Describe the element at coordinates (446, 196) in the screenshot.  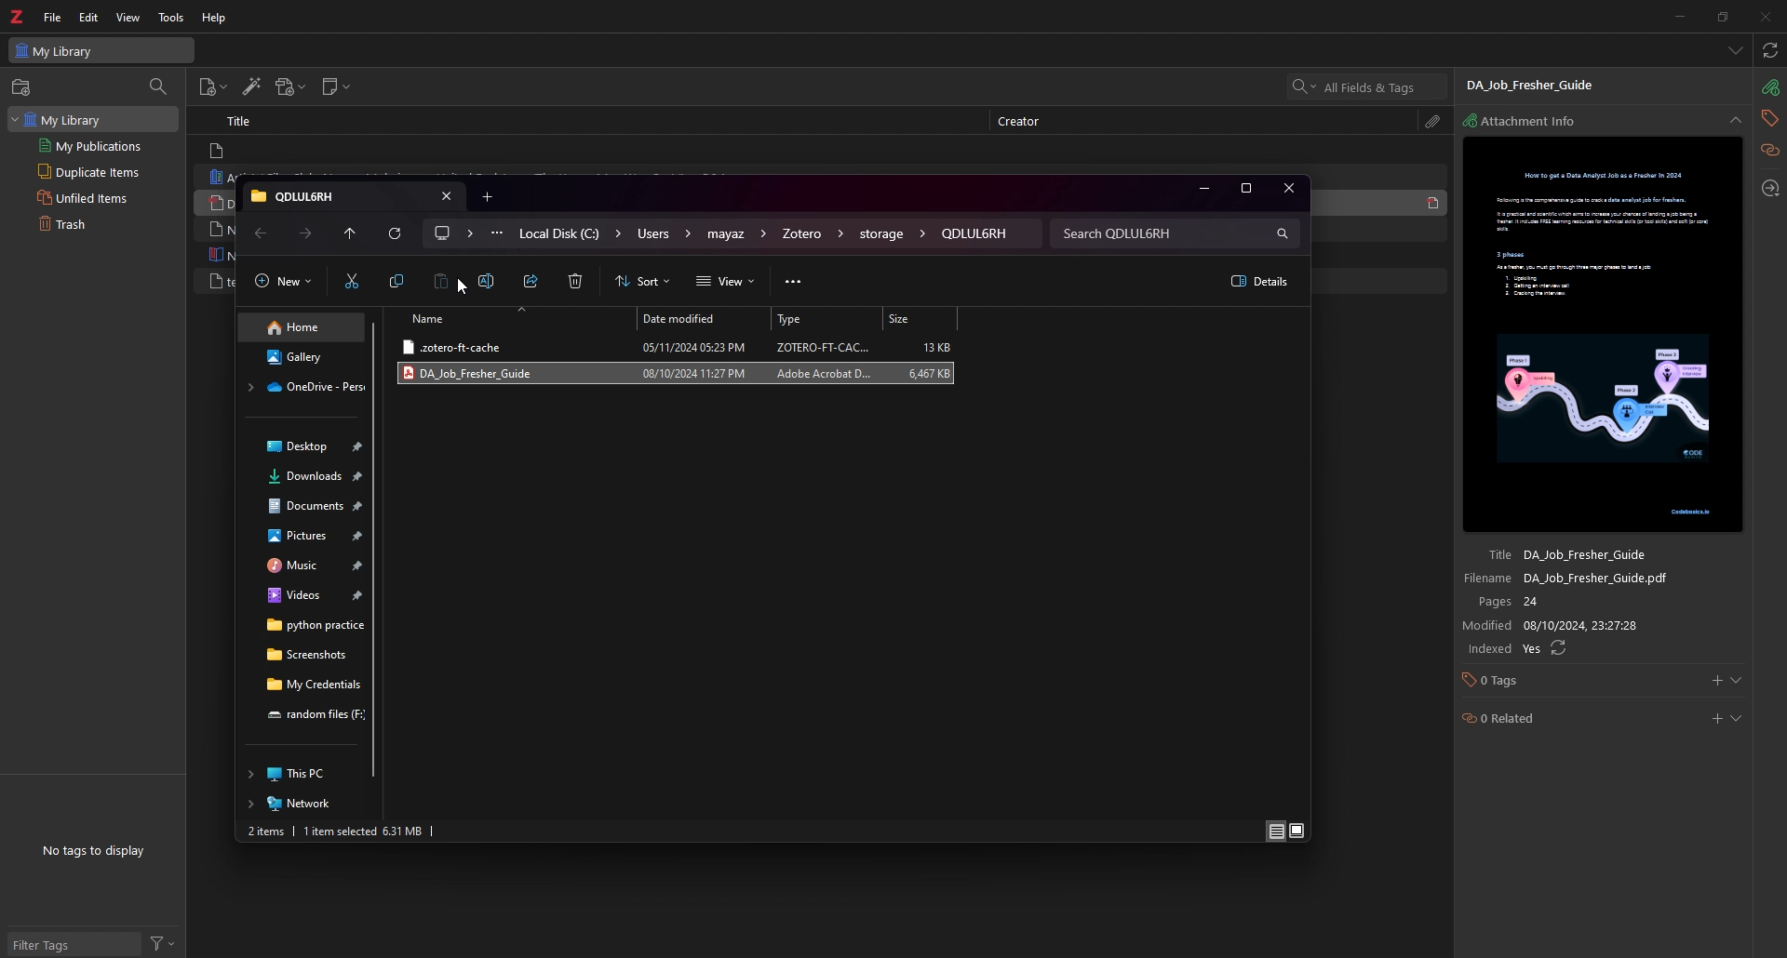
I see `close tab` at that location.